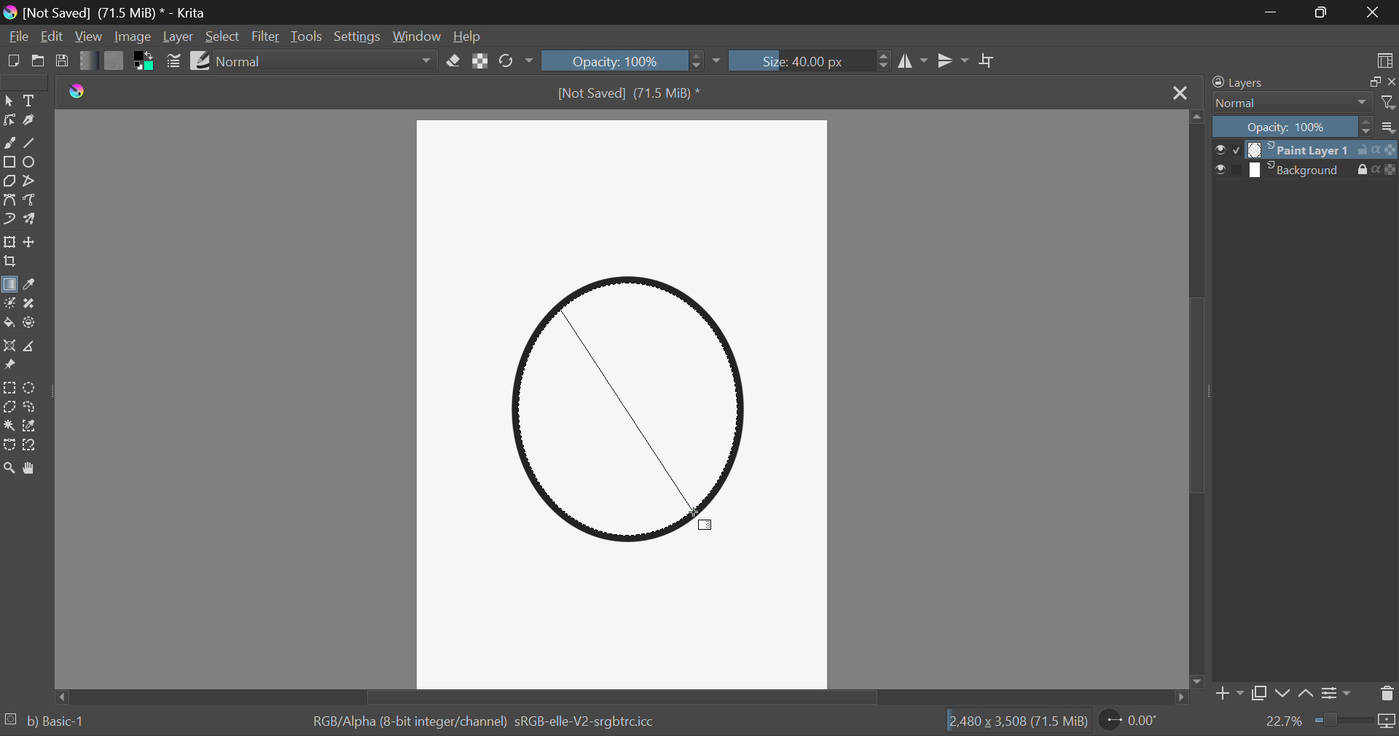 The image size is (1399, 736). Describe the element at coordinates (203, 62) in the screenshot. I see `Brush Presets` at that location.